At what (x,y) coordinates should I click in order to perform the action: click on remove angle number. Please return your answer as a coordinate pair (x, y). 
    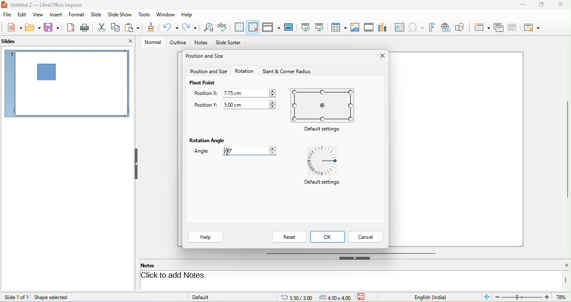
    Looking at the image, I should click on (250, 151).